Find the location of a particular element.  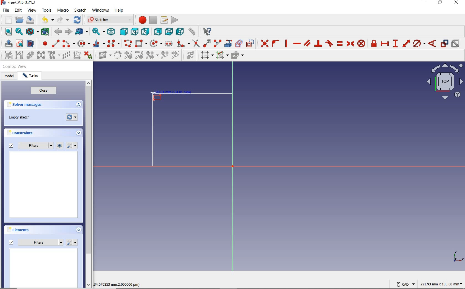

open is located at coordinates (20, 19).